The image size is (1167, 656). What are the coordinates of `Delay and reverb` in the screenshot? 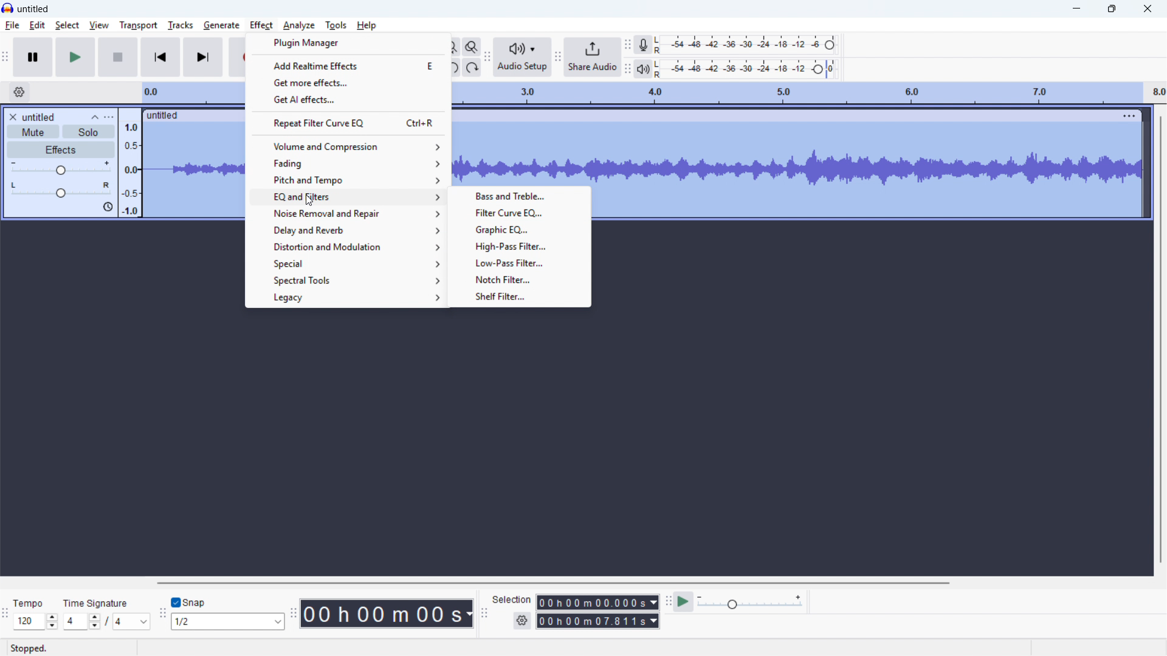 It's located at (347, 230).